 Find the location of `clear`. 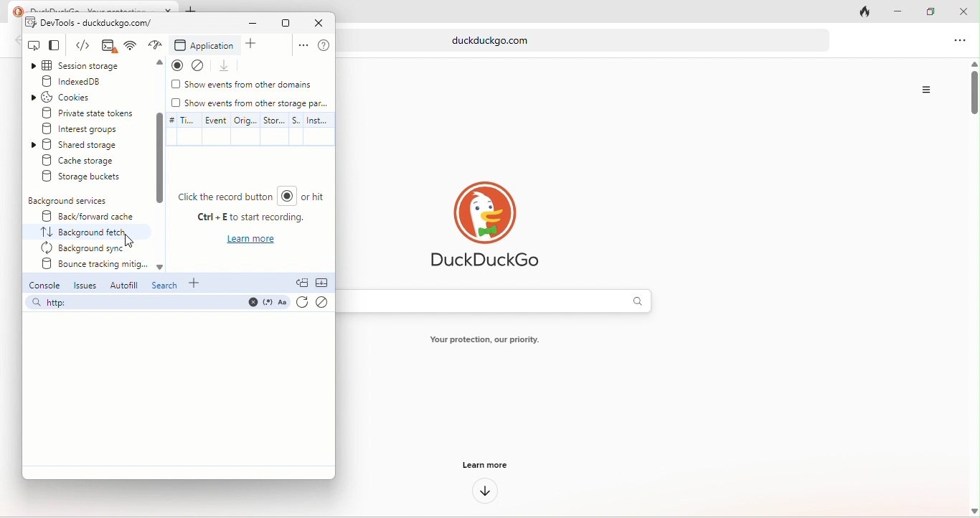

clear is located at coordinates (323, 303).